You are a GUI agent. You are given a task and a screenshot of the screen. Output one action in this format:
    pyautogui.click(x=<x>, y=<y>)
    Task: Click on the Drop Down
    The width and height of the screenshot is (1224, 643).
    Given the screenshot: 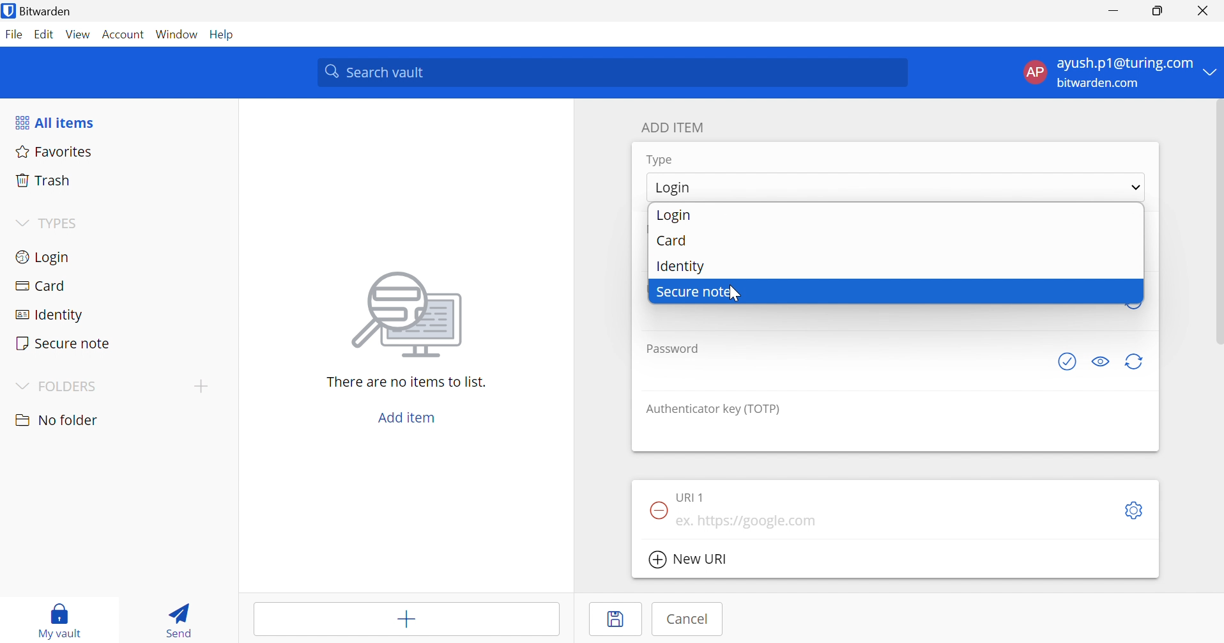 What is the action you would take?
    pyautogui.click(x=20, y=385)
    